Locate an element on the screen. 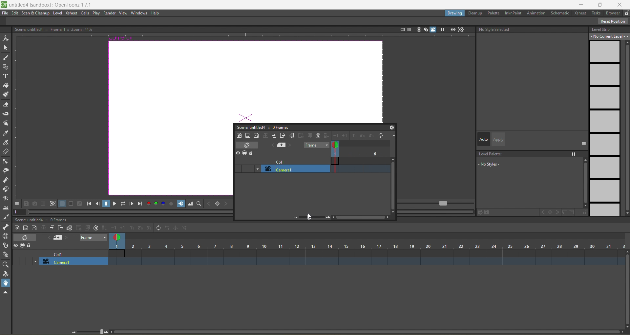   is located at coordinates (282, 146).